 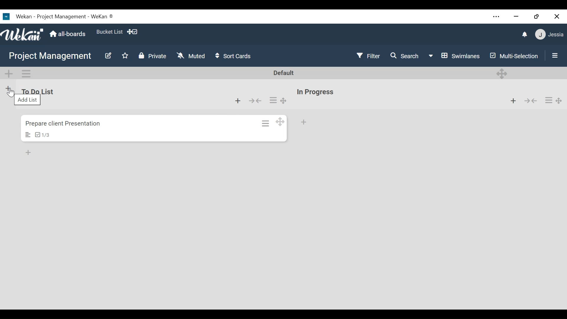 What do you see at coordinates (125, 55) in the screenshot?
I see `Toggle favorites` at bounding box center [125, 55].